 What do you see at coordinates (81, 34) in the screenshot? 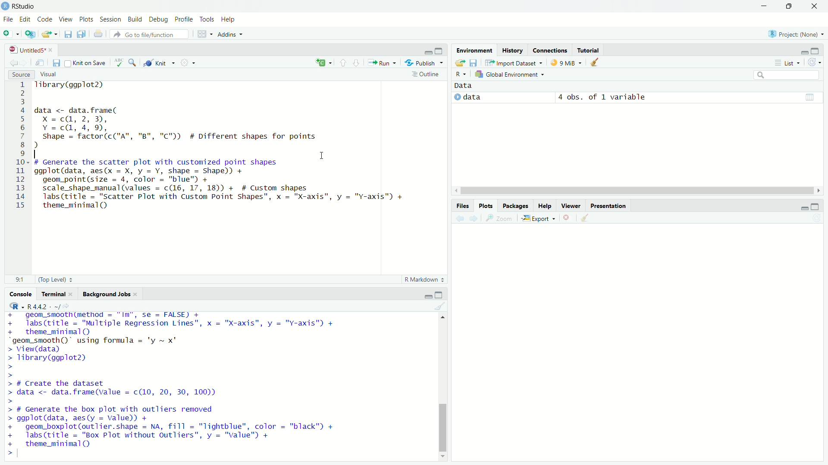
I see `Save all open documents` at bounding box center [81, 34].